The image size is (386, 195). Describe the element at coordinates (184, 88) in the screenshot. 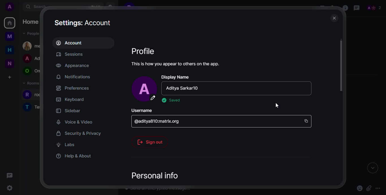

I see `name changed` at that location.